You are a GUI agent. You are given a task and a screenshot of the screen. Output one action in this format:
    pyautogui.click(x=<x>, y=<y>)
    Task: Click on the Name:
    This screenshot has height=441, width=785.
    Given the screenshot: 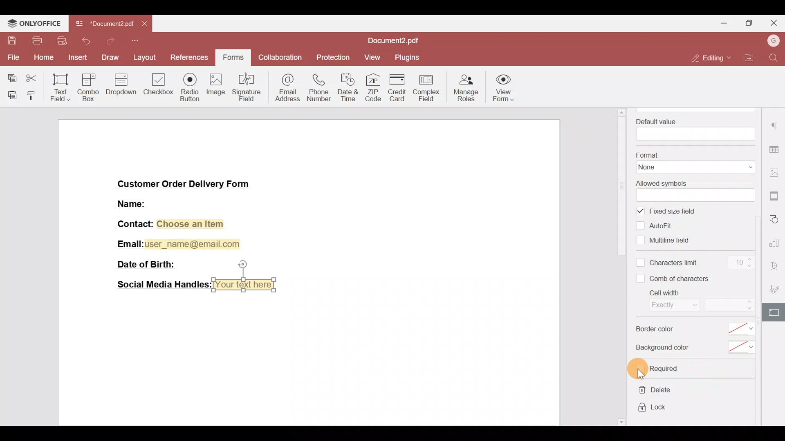 What is the action you would take?
    pyautogui.click(x=142, y=203)
    